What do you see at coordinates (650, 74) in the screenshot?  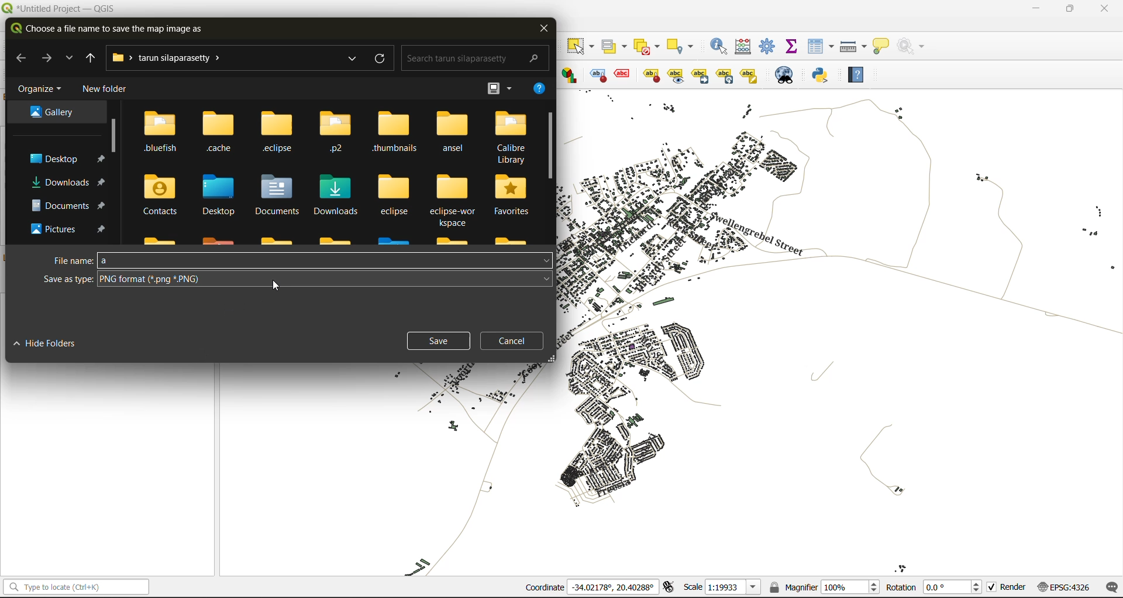 I see `show/hide lable and diagram ` at bounding box center [650, 74].